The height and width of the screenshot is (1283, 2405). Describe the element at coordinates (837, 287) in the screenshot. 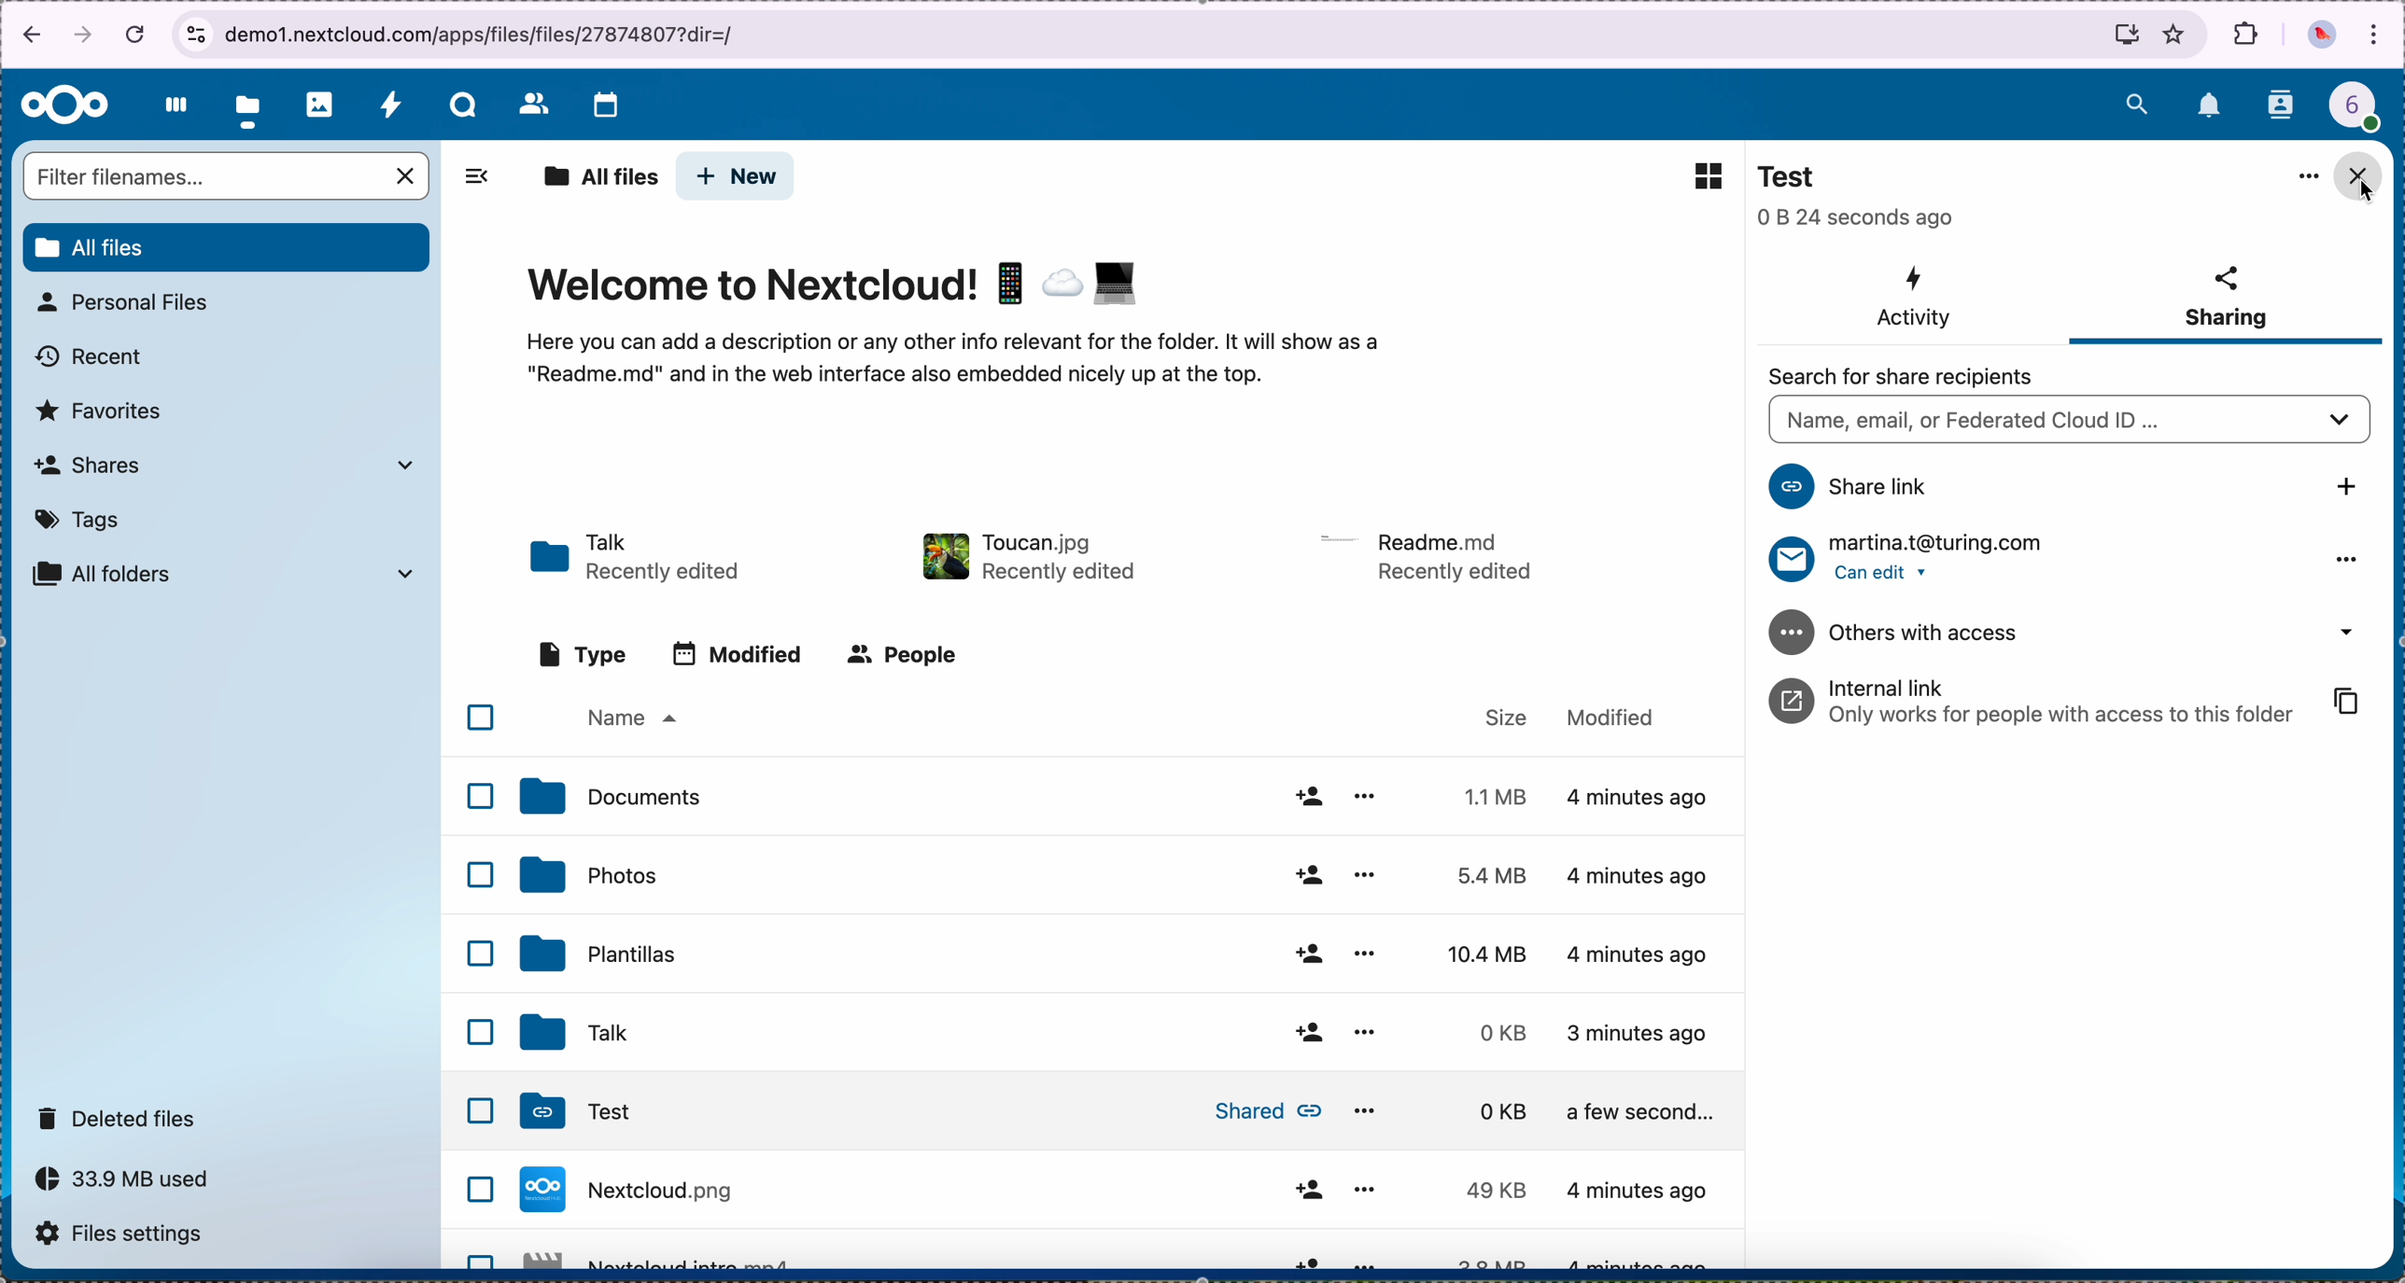

I see `Welcome to Nextcloud` at that location.